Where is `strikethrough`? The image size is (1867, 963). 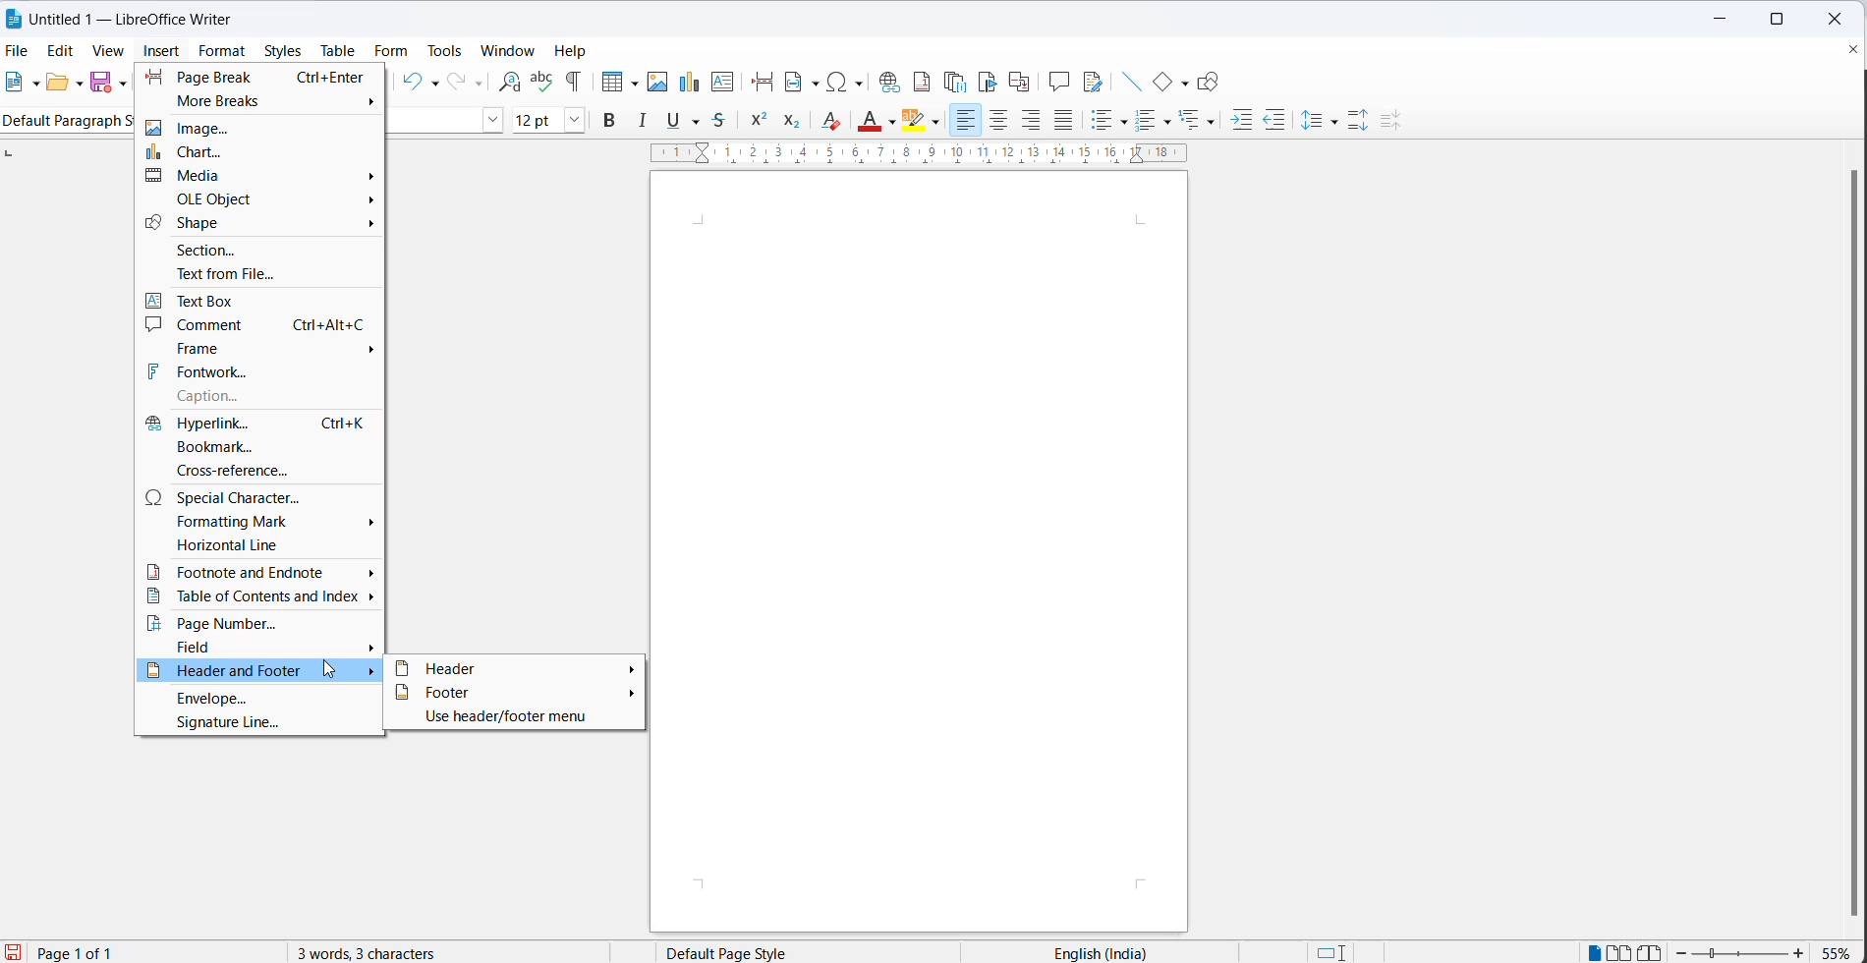 strikethrough is located at coordinates (724, 120).